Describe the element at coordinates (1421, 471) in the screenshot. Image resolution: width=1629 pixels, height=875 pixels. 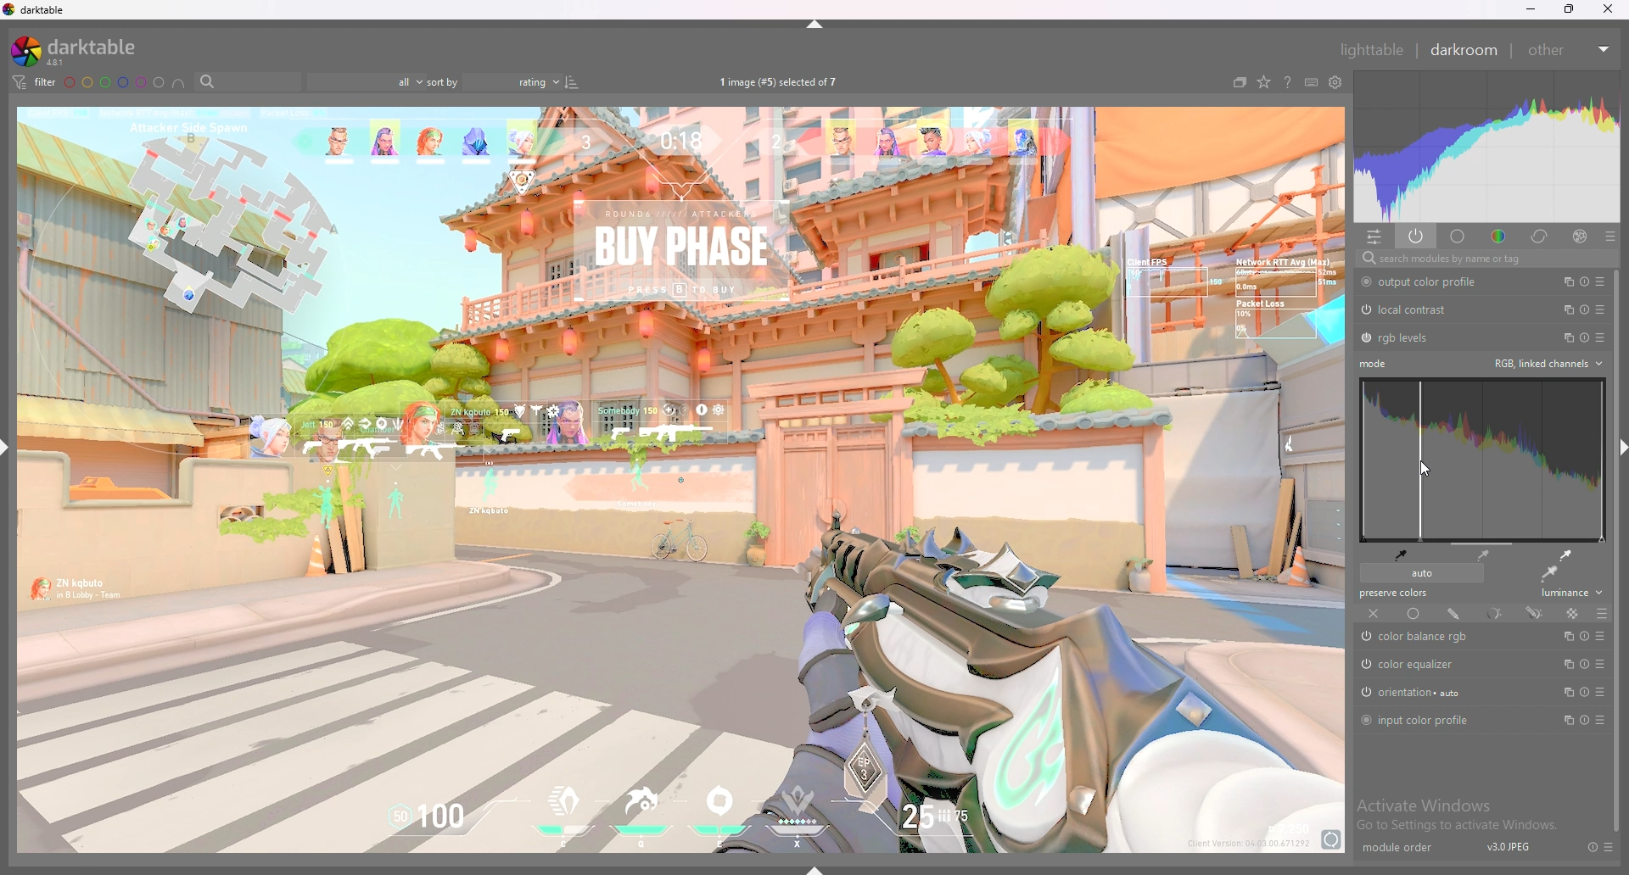
I see `cursor` at that location.